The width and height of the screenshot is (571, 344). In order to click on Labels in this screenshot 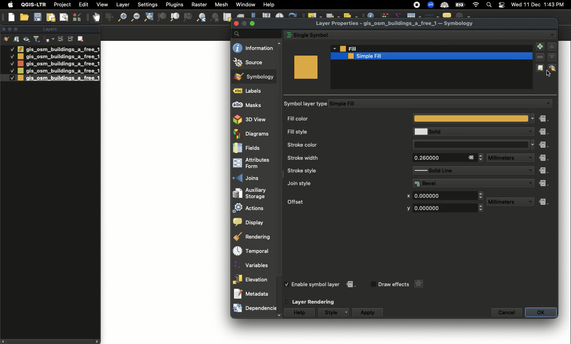, I will do `click(253, 91)`.